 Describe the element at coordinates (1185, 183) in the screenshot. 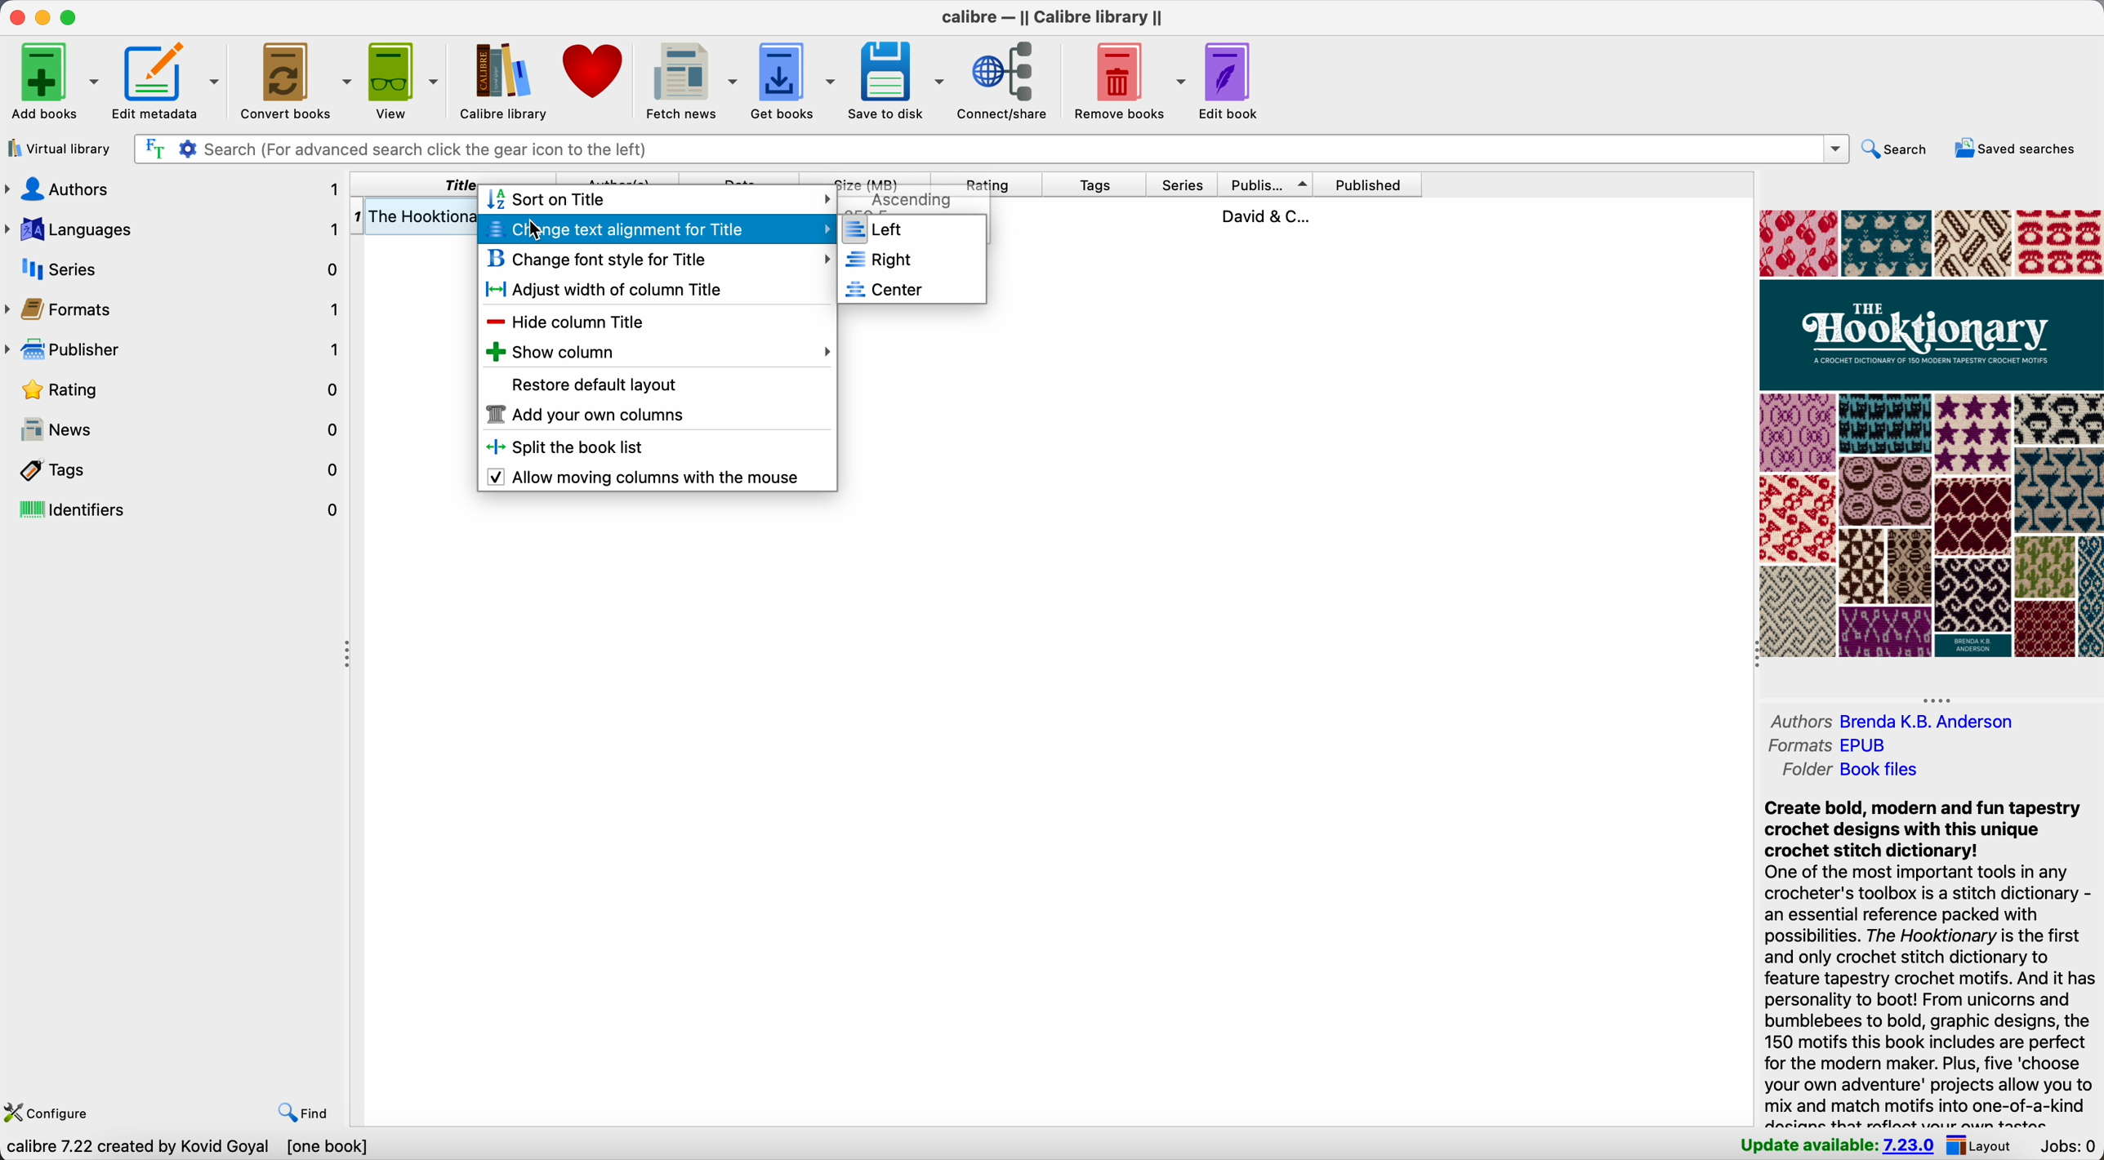

I see `series` at that location.